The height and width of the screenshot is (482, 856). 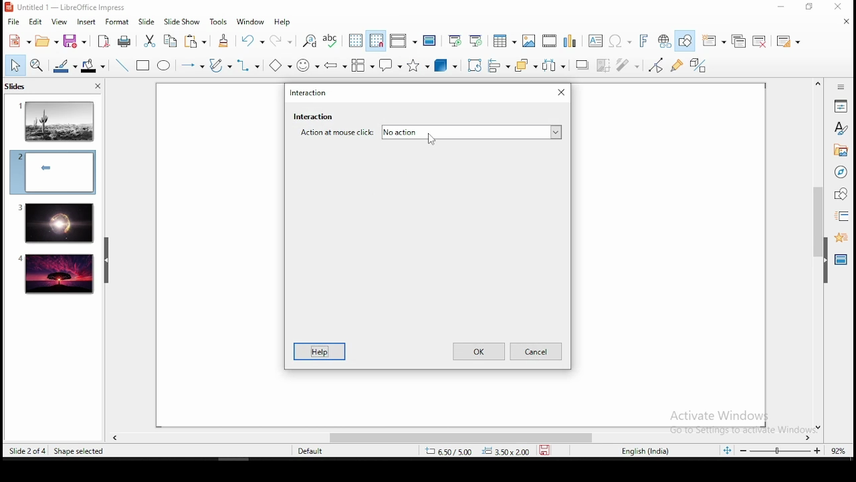 I want to click on tools, so click(x=219, y=22).